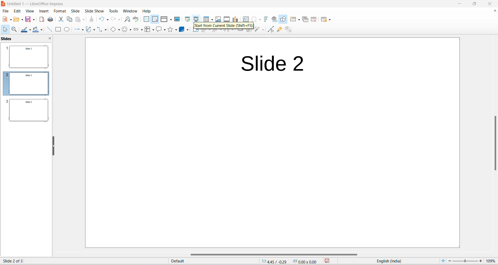 This screenshot has width=498, height=265. Describe the element at coordinates (221, 32) in the screenshot. I see `arrange options` at that location.